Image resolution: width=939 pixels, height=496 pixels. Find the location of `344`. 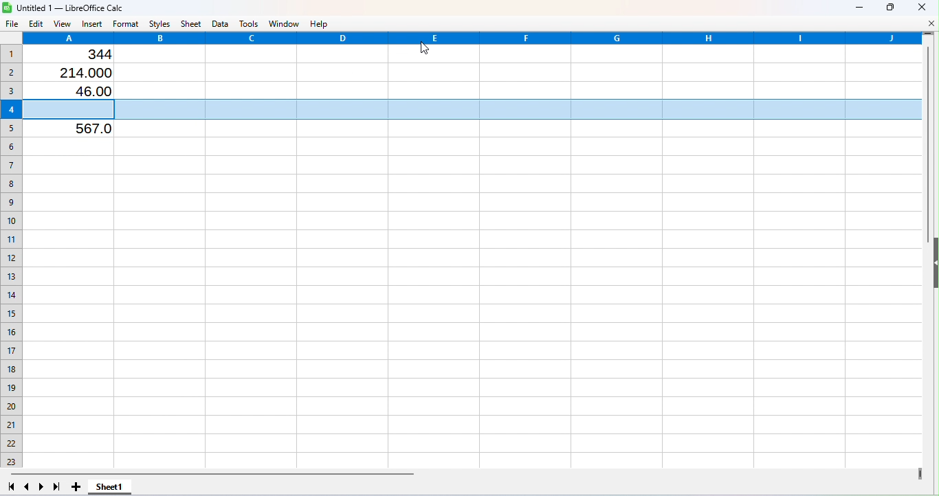

344 is located at coordinates (91, 55).